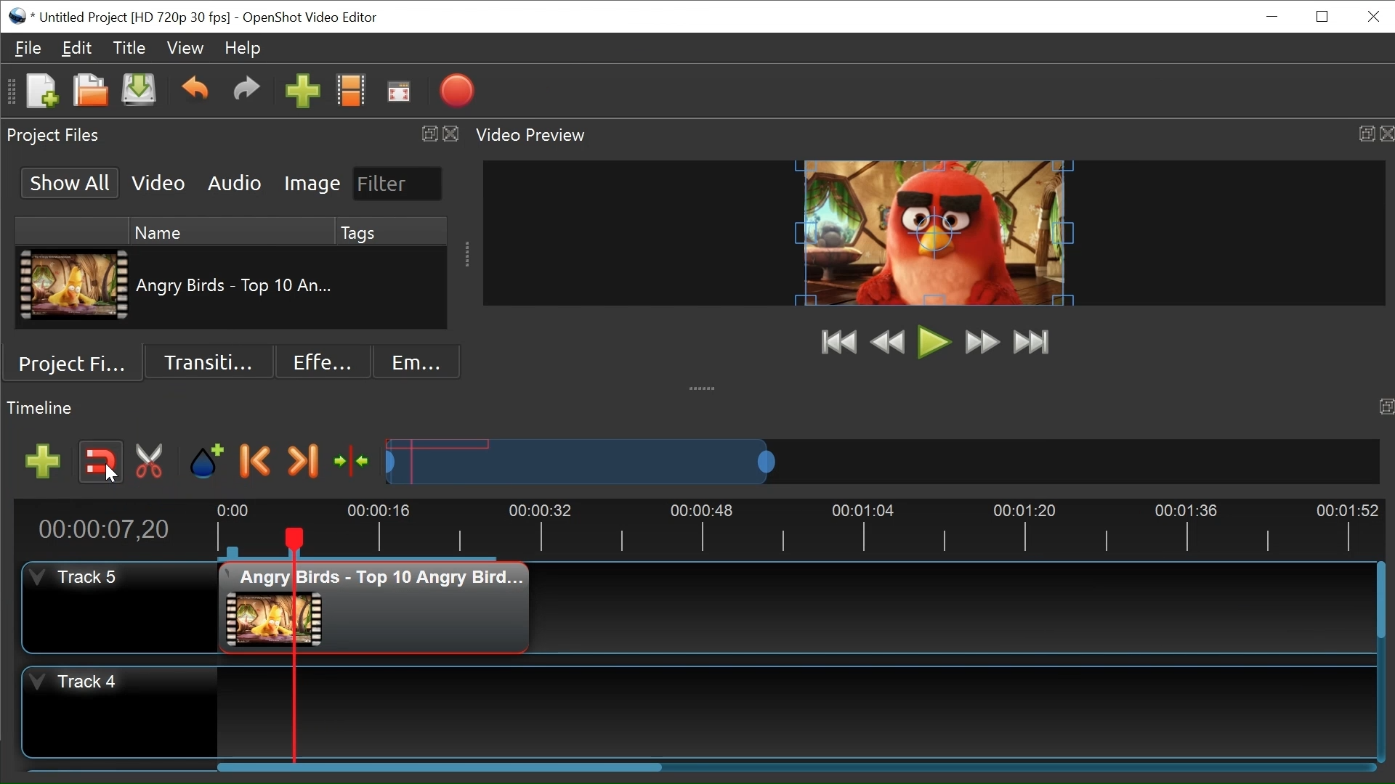  I want to click on Show All, so click(71, 182).